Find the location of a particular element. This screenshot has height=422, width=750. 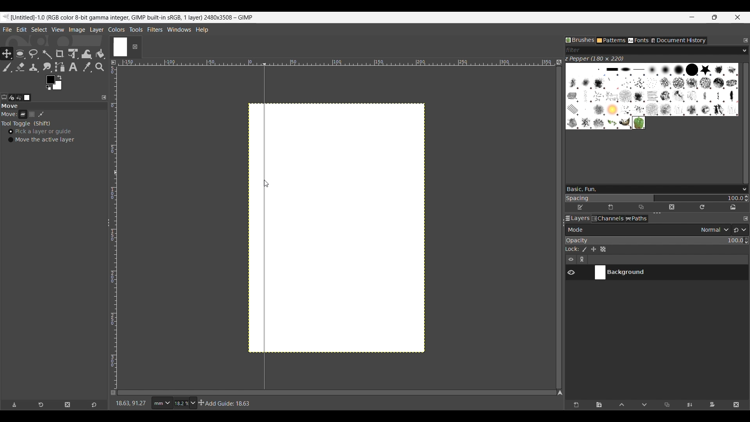

Free select tool is located at coordinates (33, 54).